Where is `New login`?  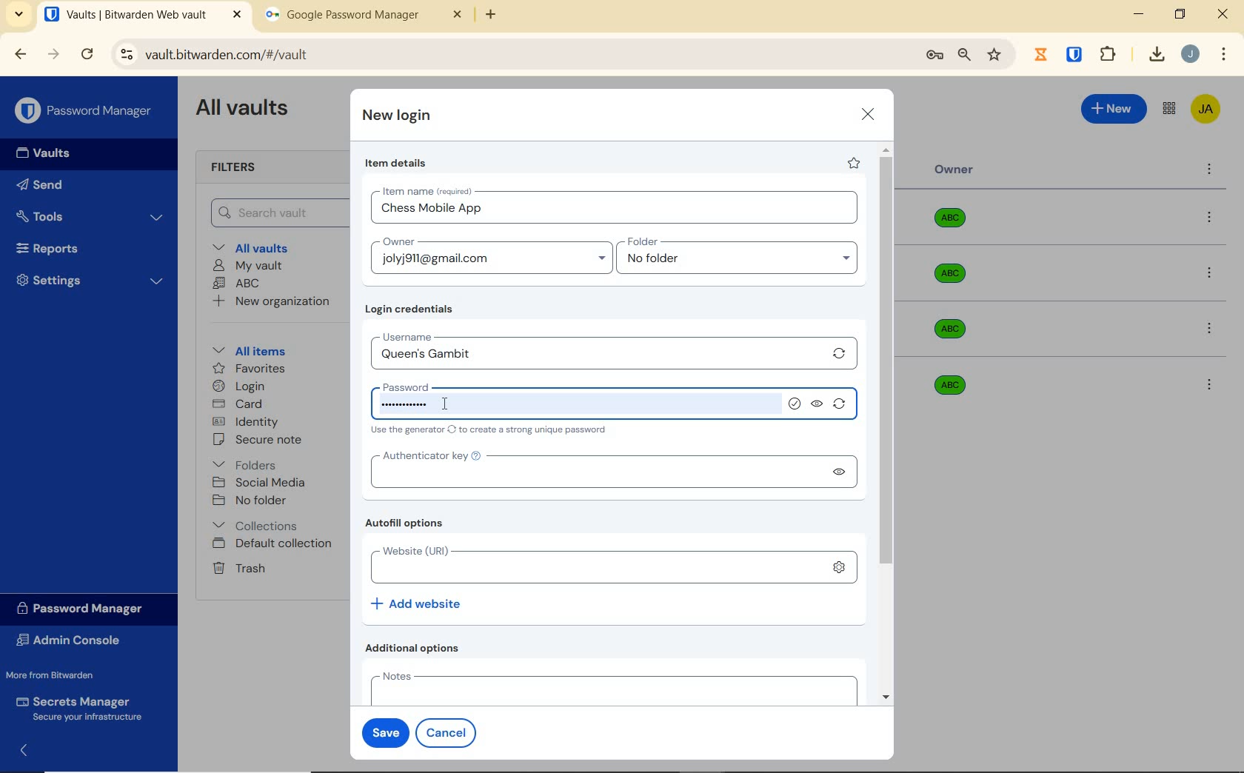 New login is located at coordinates (398, 117).